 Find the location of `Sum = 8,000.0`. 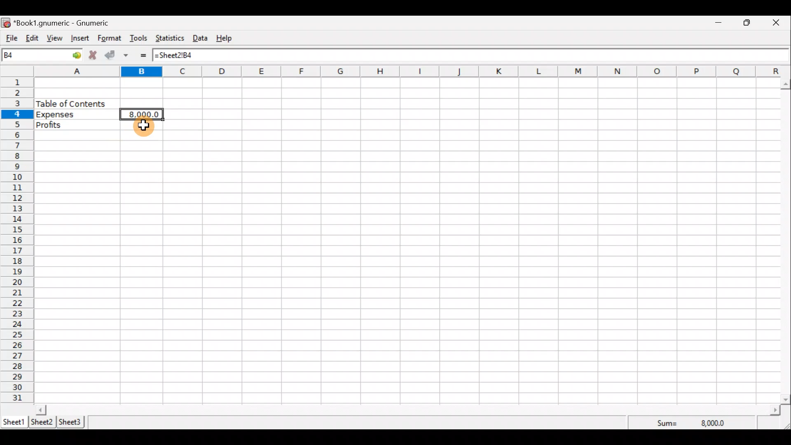

Sum = 8,000.0 is located at coordinates (700, 422).